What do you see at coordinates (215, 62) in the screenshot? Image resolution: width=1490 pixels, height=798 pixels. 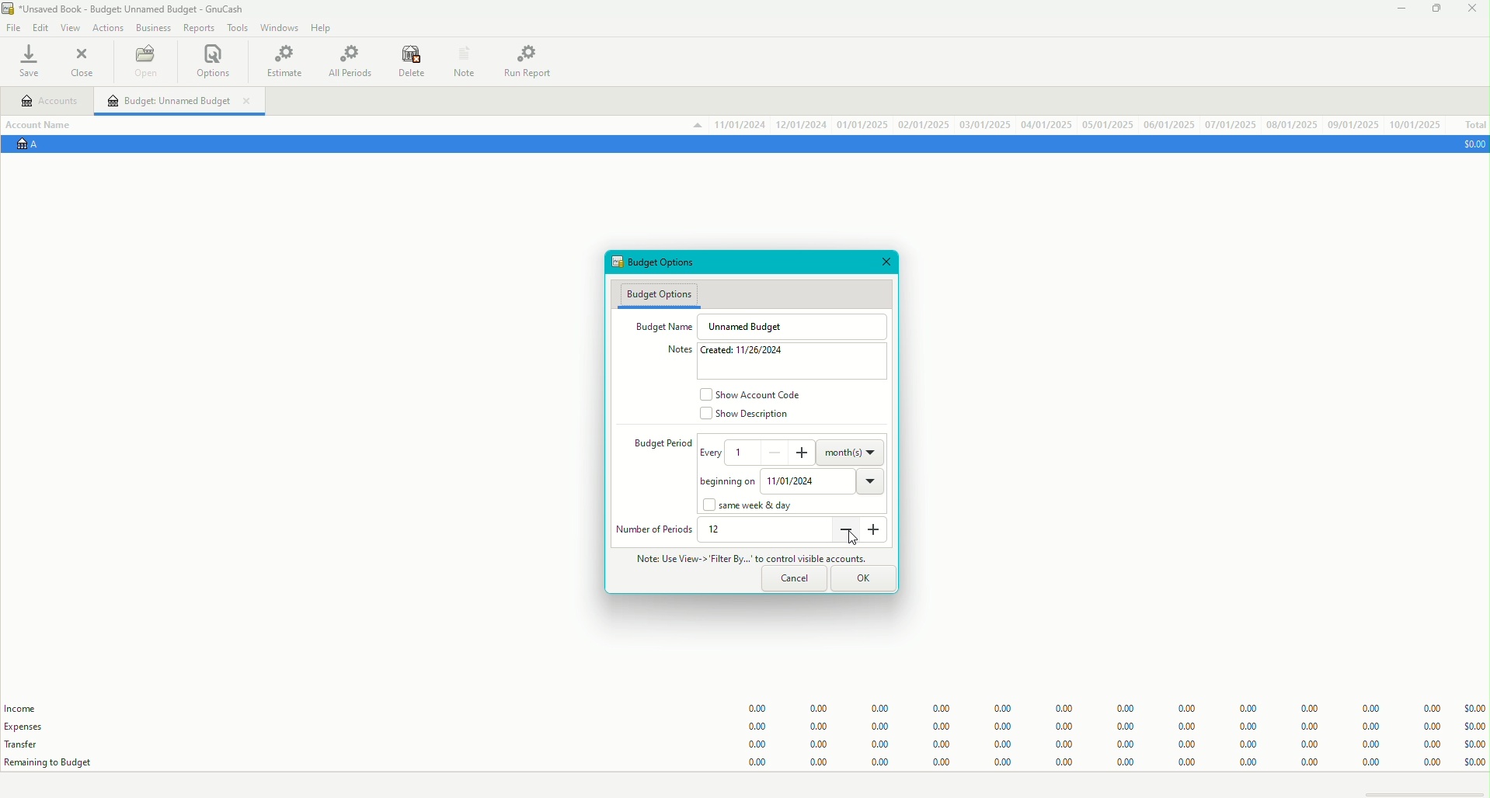 I see `Options` at bounding box center [215, 62].